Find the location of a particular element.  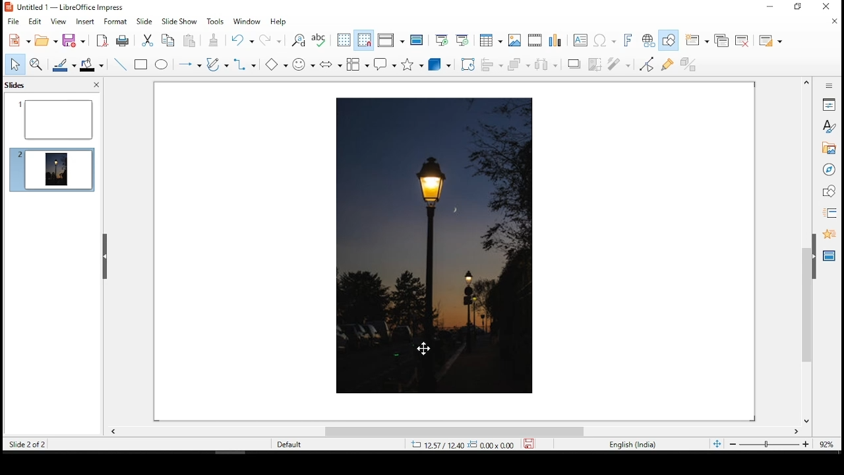

3D objects is located at coordinates (438, 65).